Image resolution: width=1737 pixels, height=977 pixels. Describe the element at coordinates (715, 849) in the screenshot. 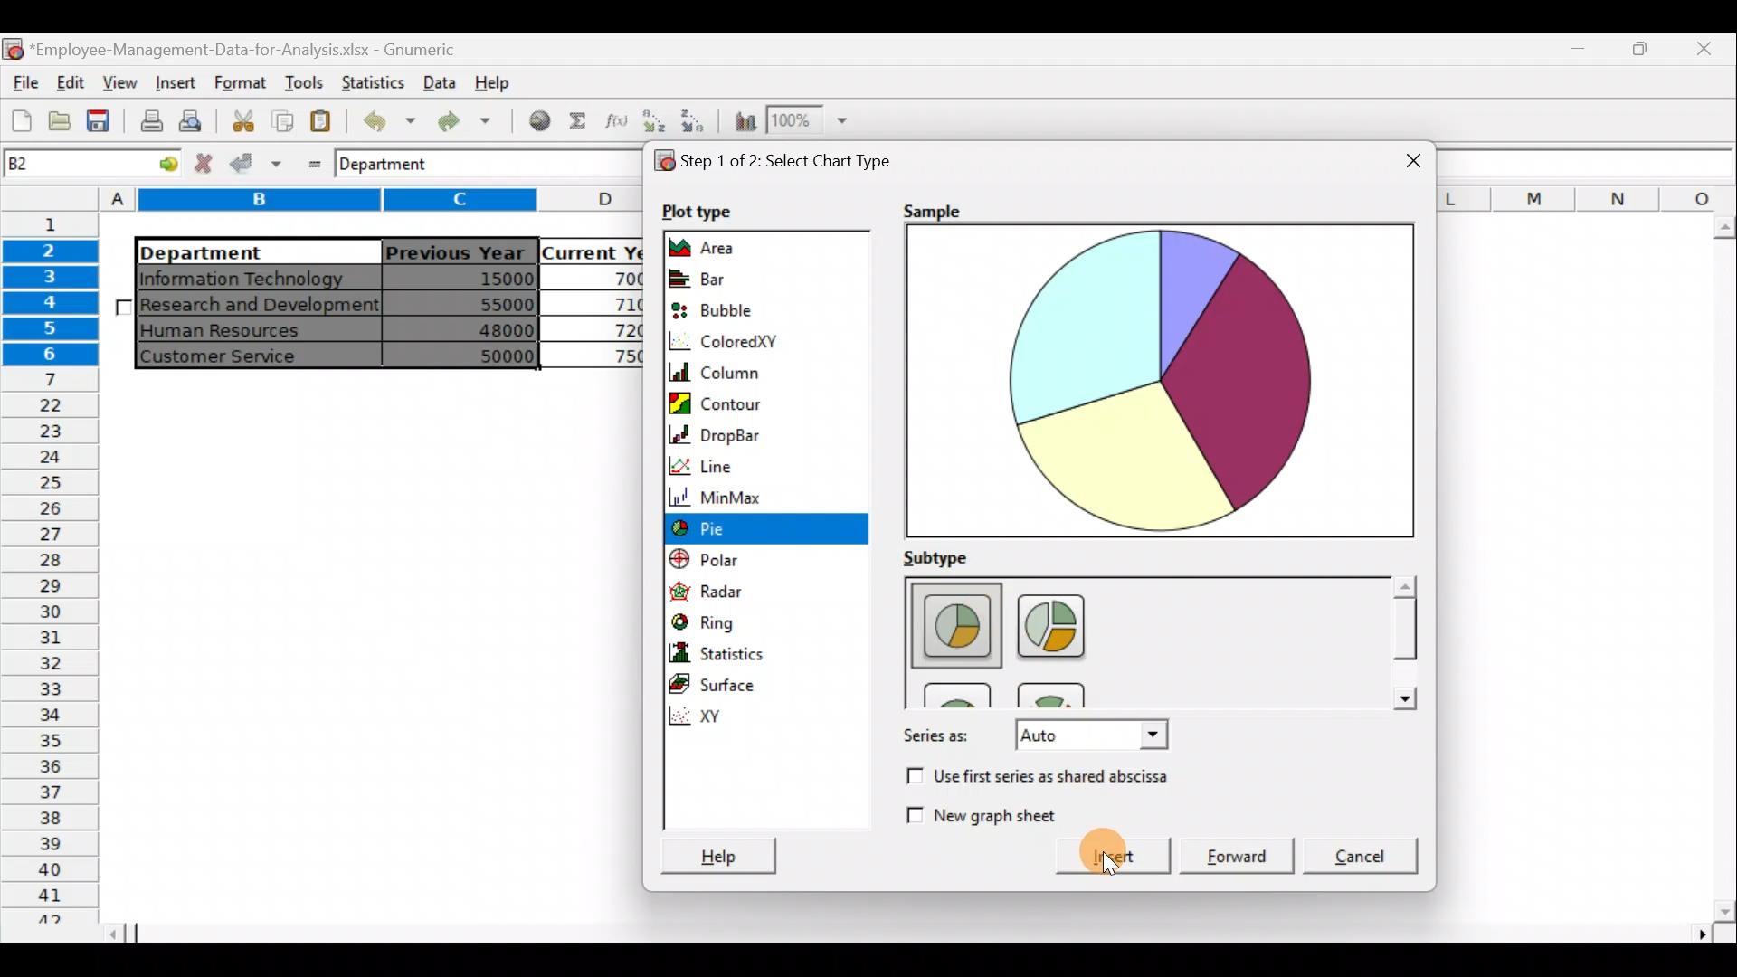

I see `Help` at that location.